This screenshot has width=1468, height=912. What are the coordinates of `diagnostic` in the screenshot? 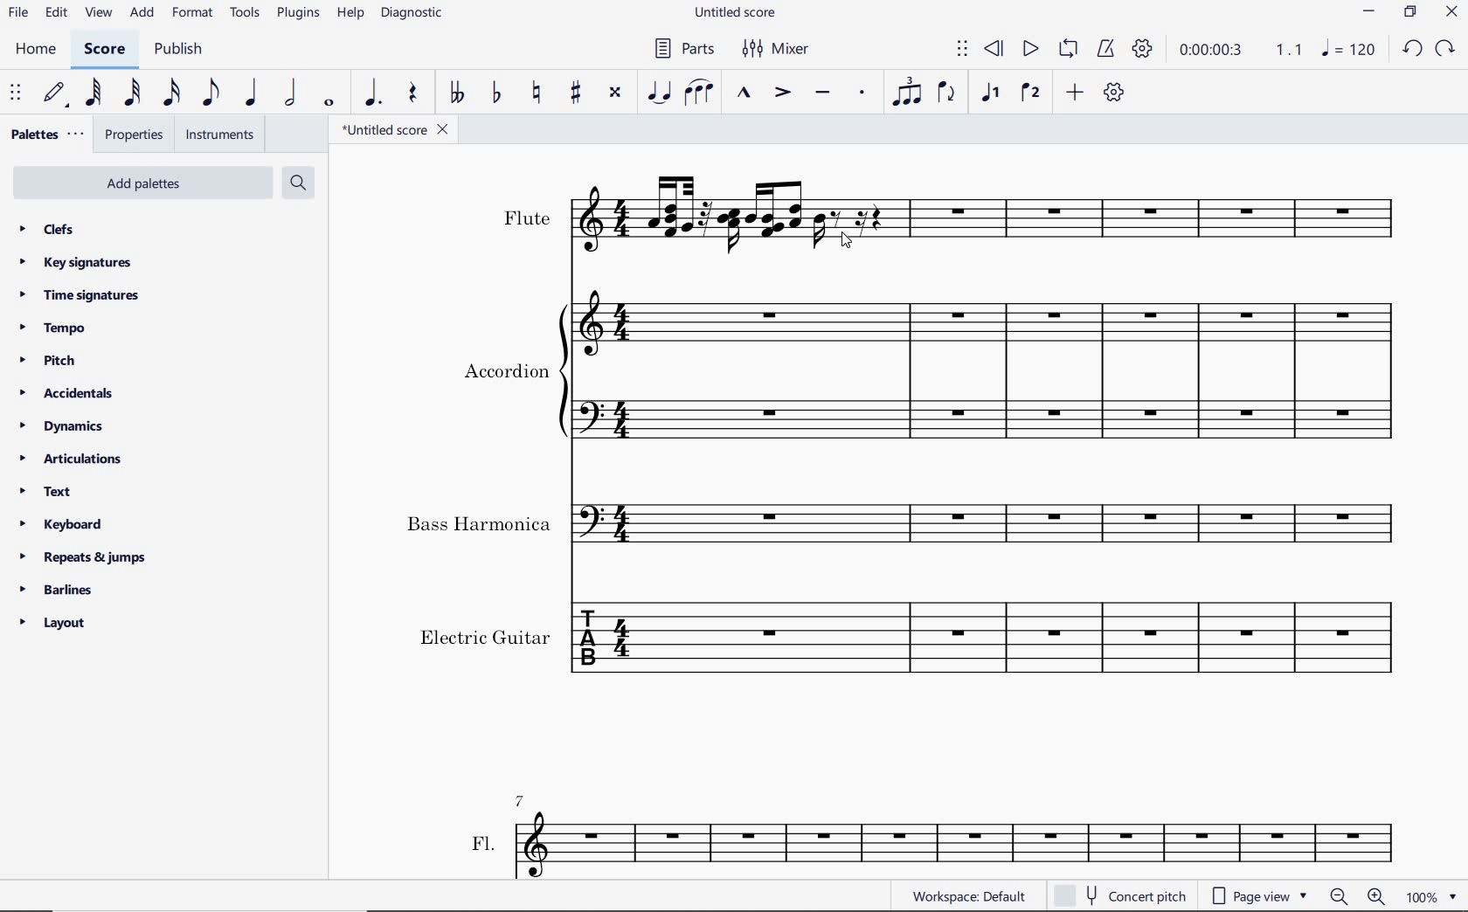 It's located at (413, 16).